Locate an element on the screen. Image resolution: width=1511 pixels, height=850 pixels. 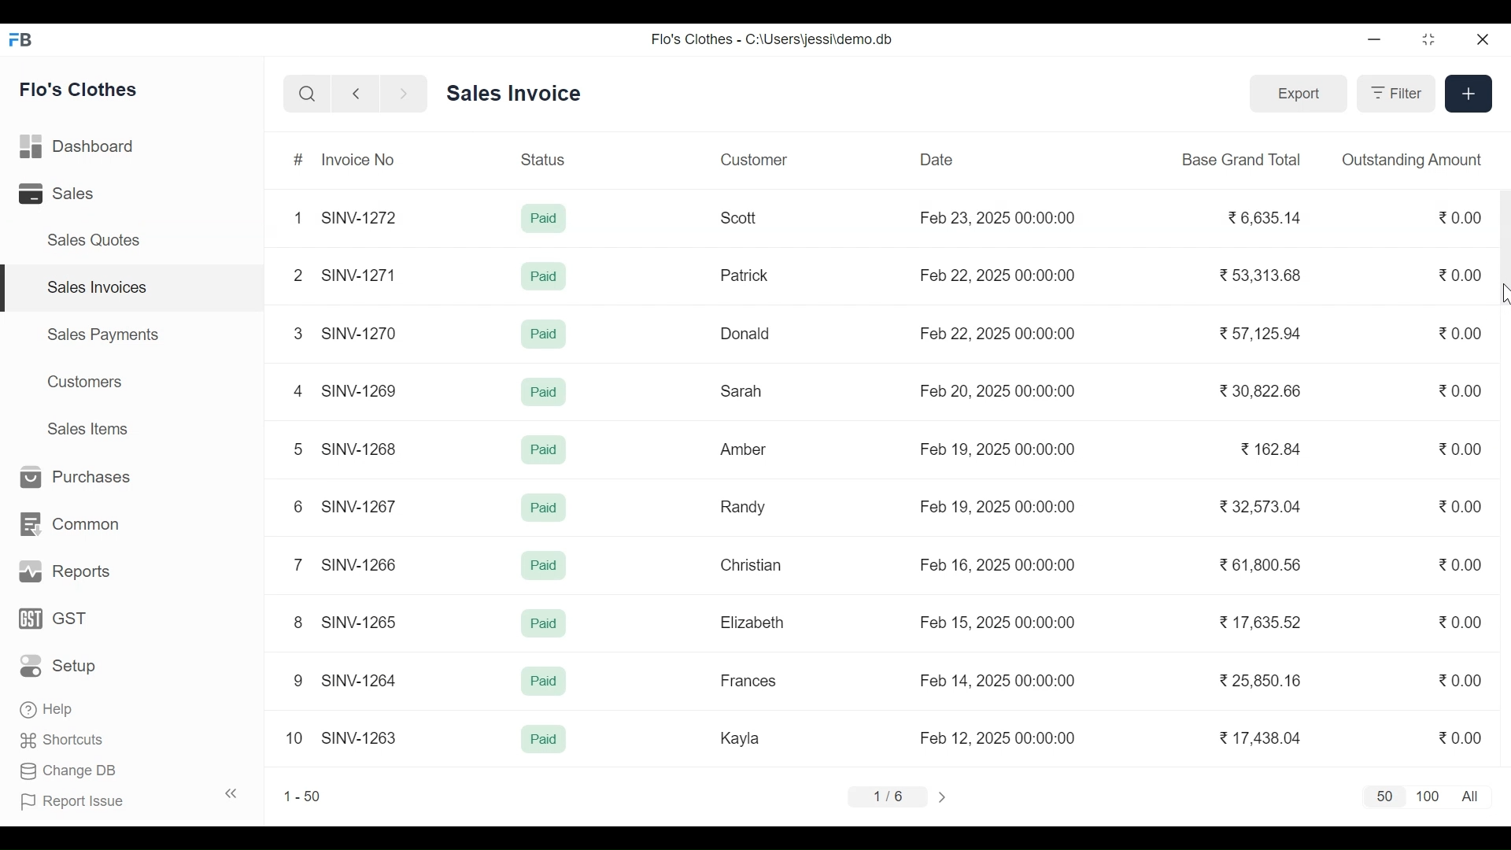
3 is located at coordinates (297, 333).